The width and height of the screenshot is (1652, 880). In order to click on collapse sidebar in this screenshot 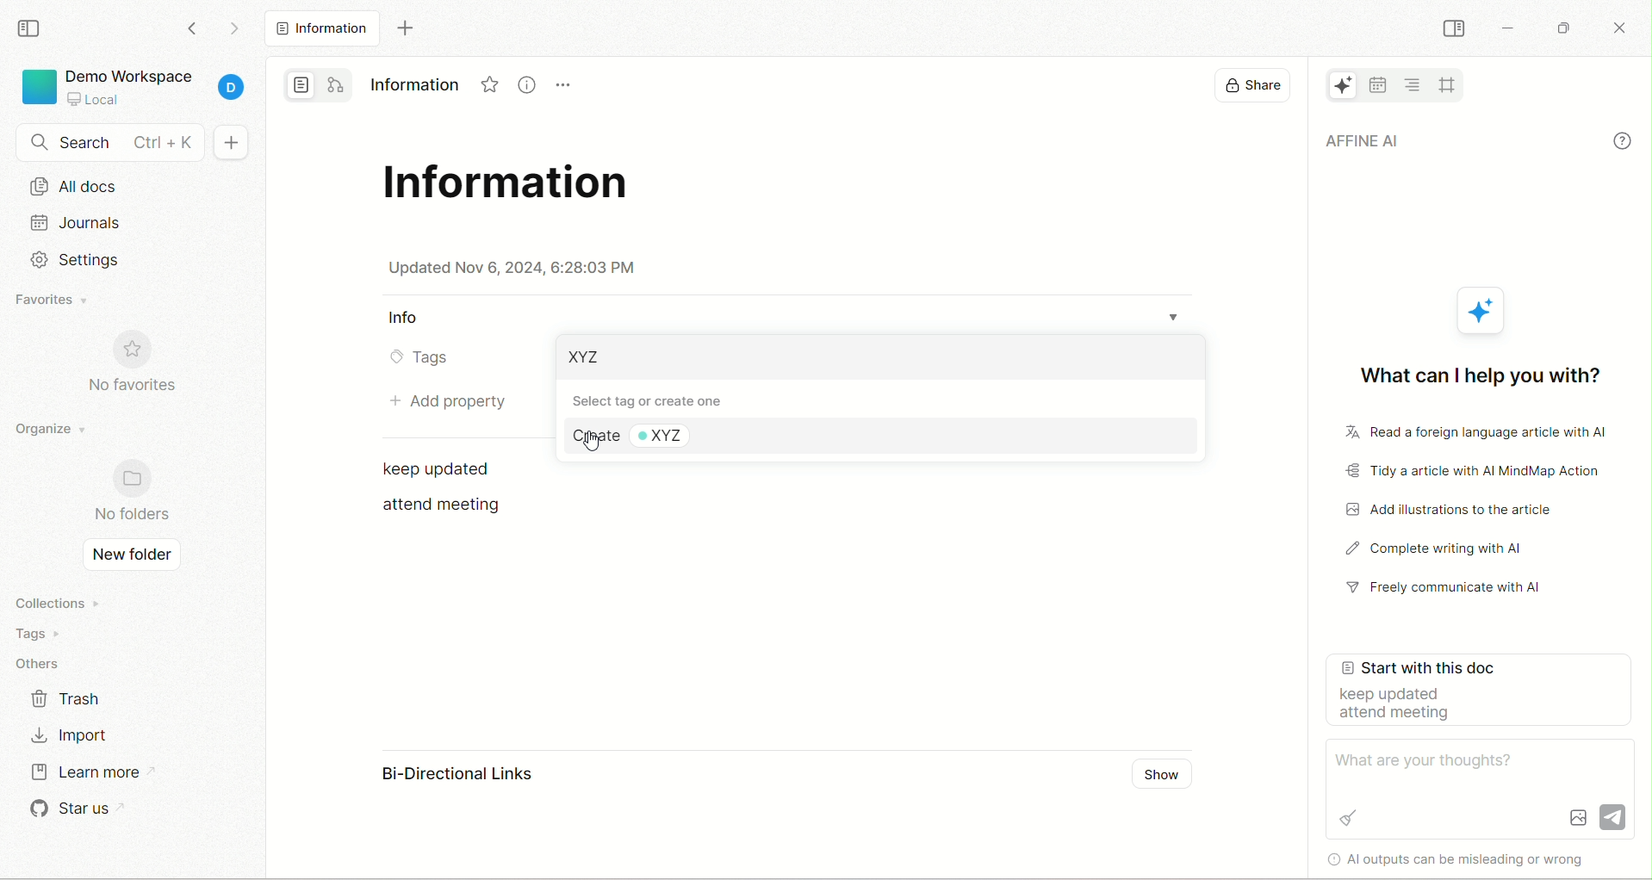, I will do `click(1453, 28)`.